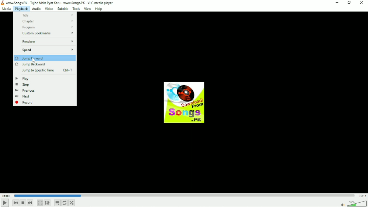  I want to click on Random, so click(71, 203).